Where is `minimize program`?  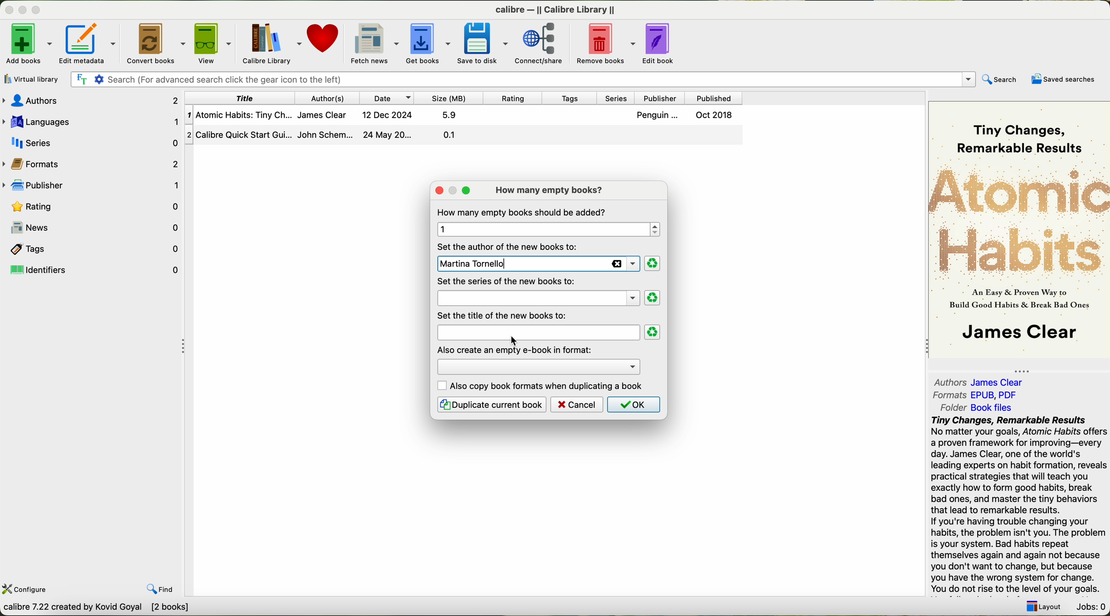
minimize program is located at coordinates (22, 9).